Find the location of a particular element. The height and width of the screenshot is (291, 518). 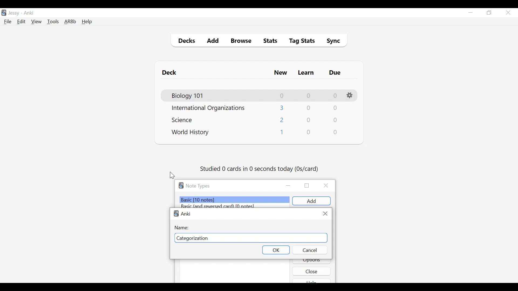

Anki Desktop icon is located at coordinates (4, 13).